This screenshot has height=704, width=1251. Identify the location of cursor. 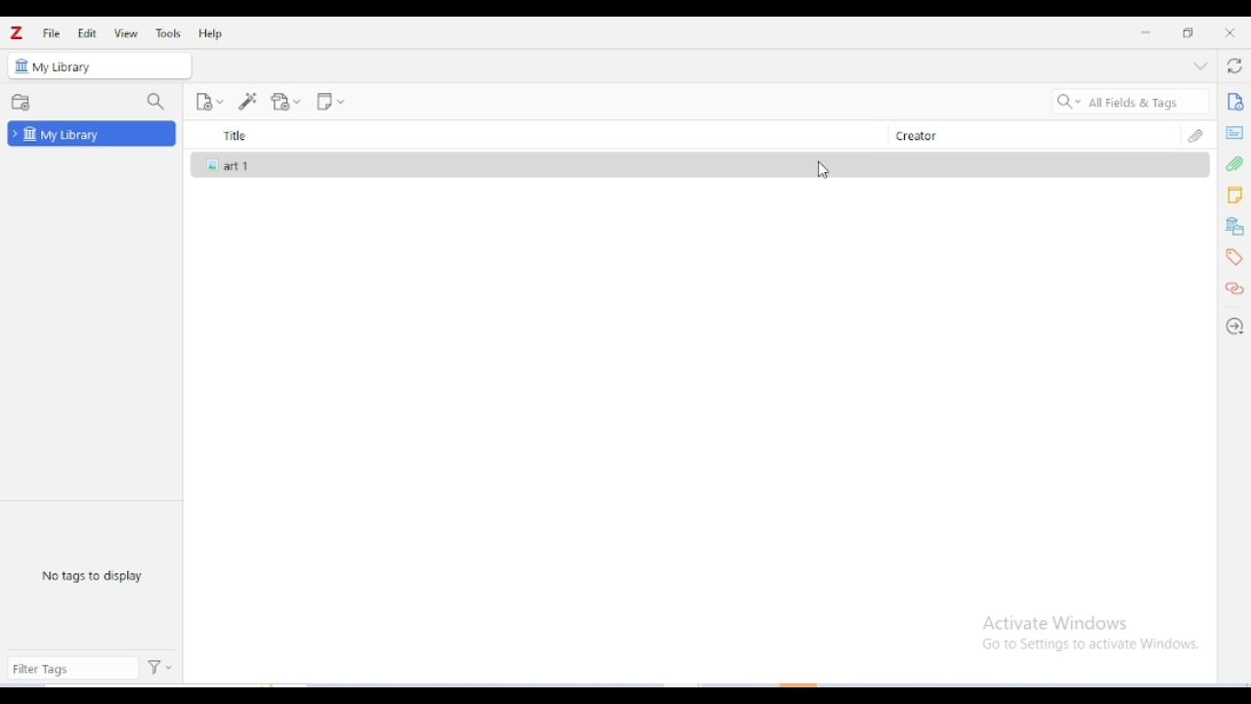
(823, 170).